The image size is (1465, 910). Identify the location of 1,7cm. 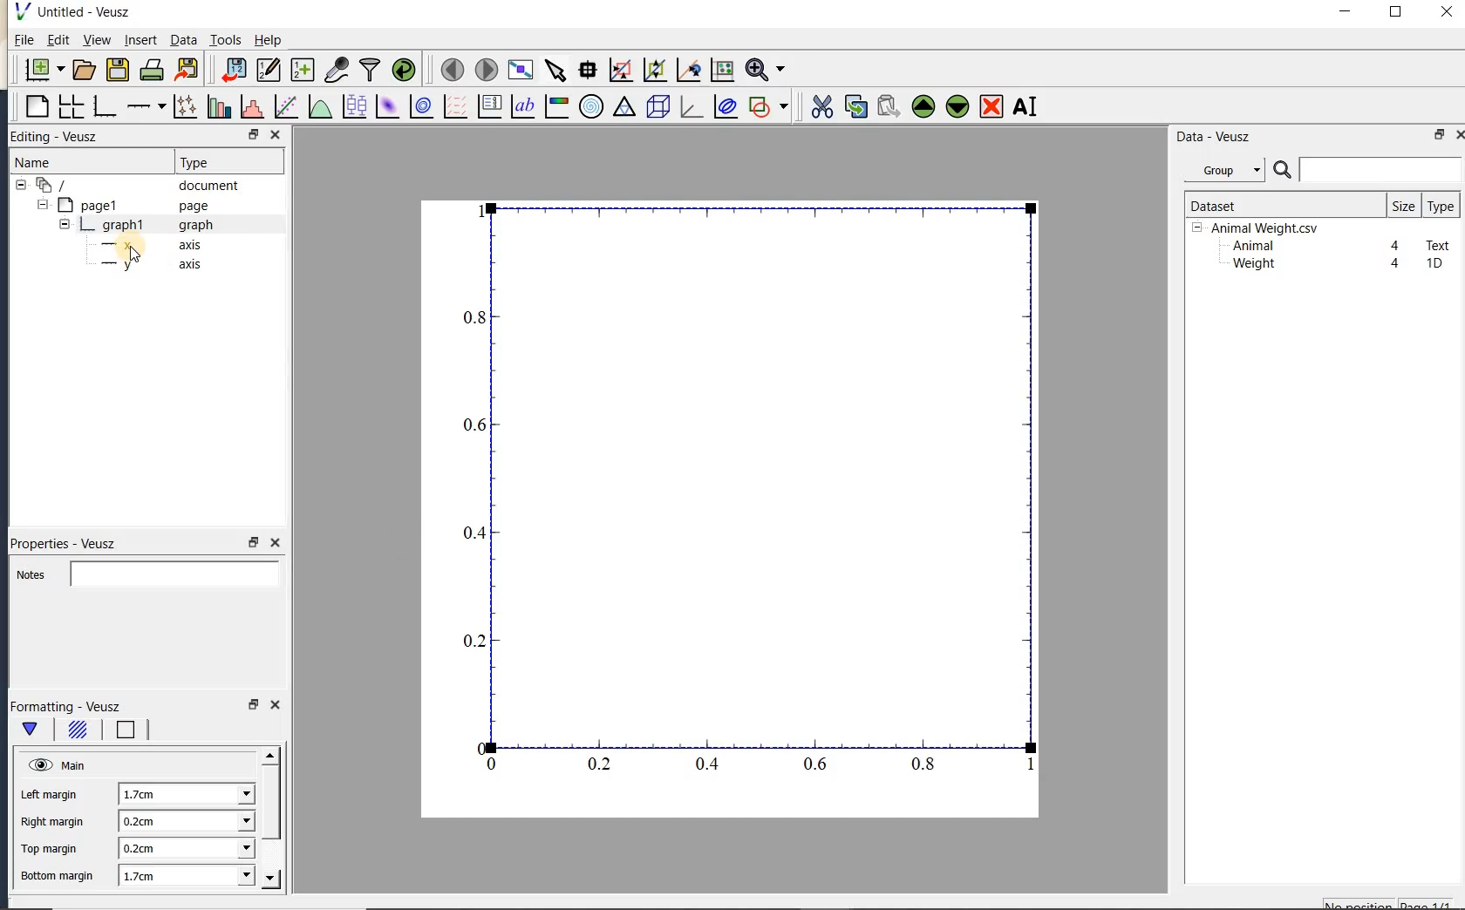
(187, 796).